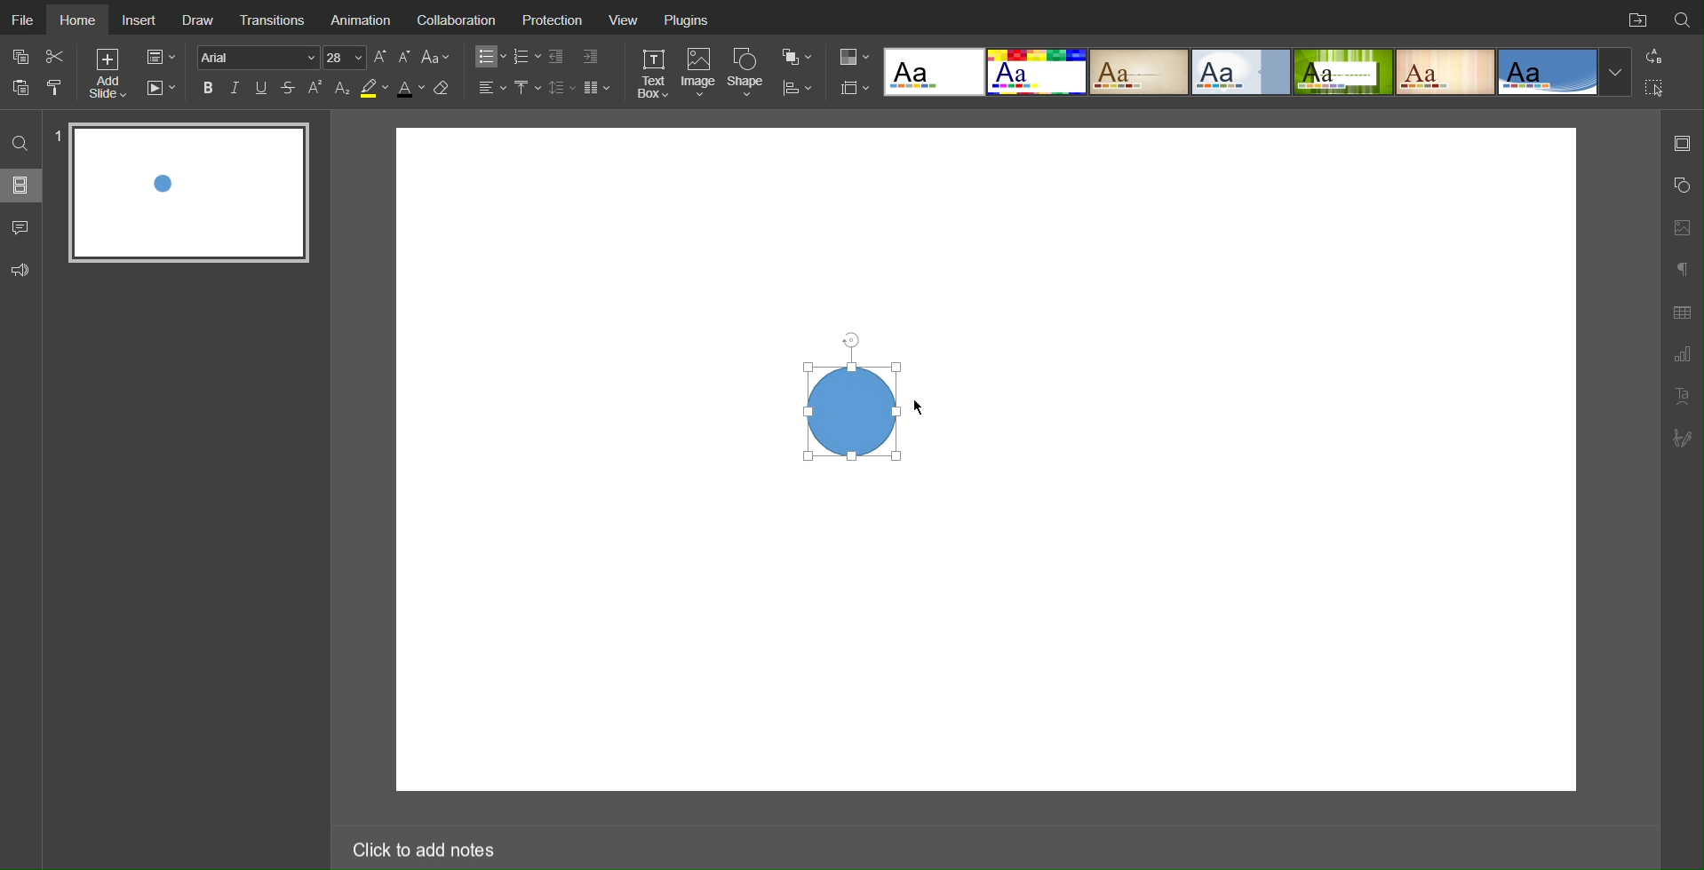 Image resolution: width=1704 pixels, height=870 pixels. What do you see at coordinates (208, 87) in the screenshot?
I see `Bold` at bounding box center [208, 87].